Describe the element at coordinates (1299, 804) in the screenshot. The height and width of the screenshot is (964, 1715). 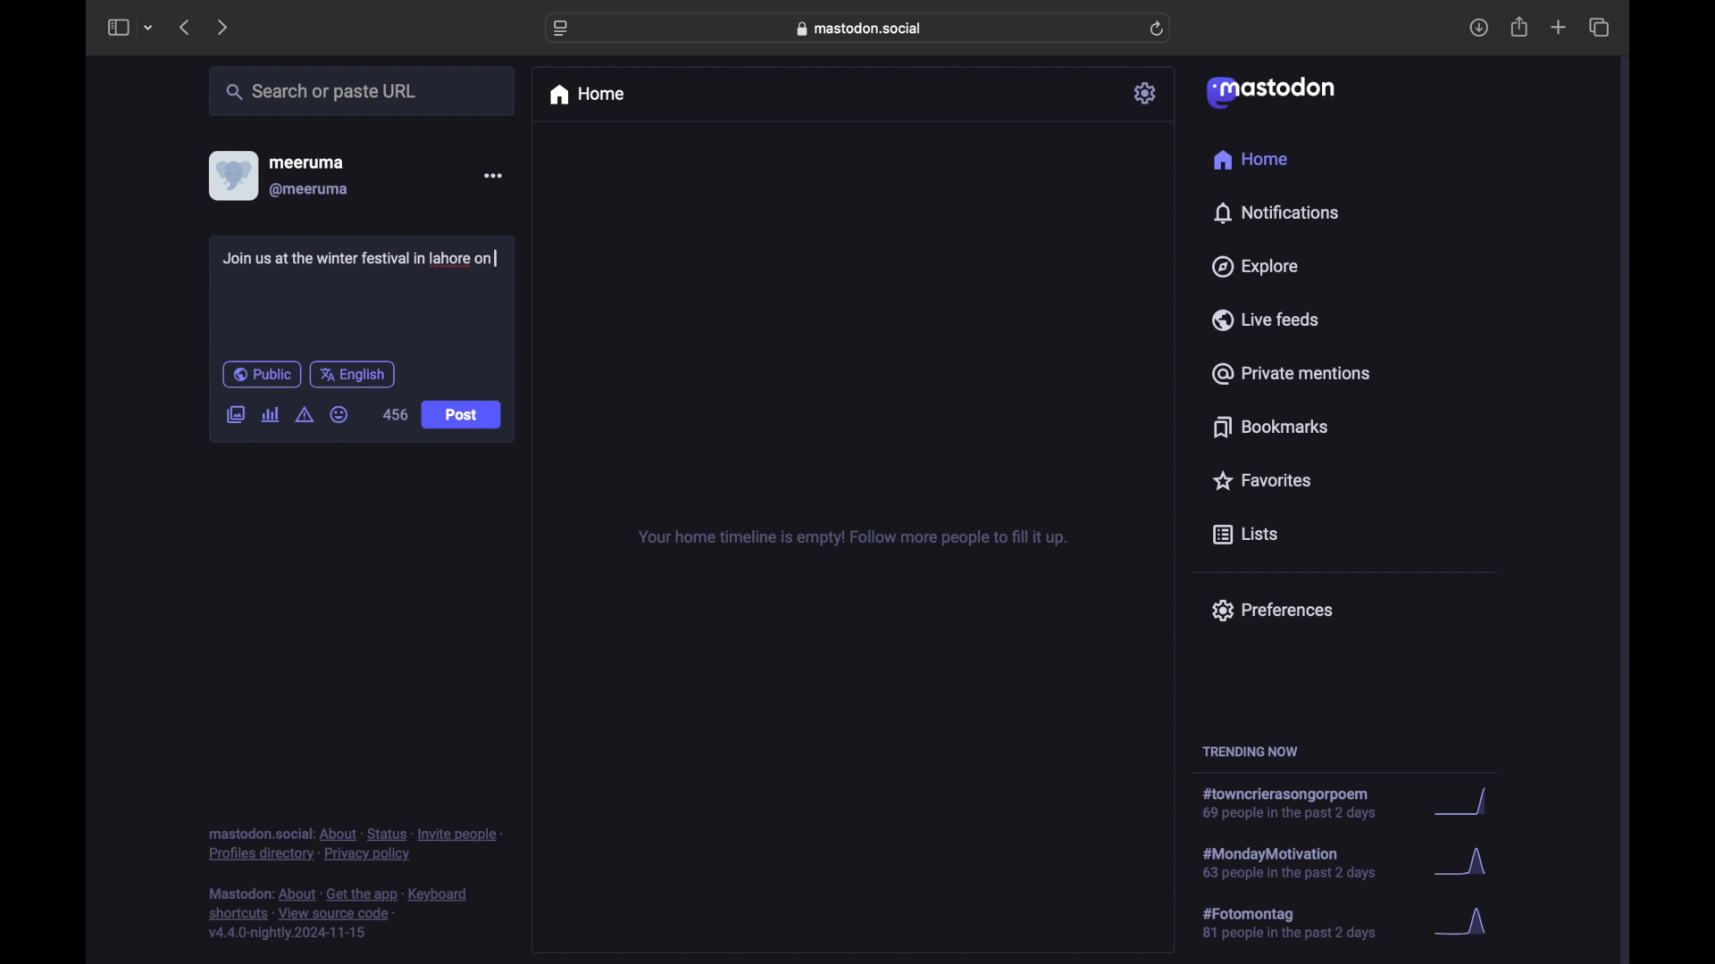
I see `hashtag trend` at that location.